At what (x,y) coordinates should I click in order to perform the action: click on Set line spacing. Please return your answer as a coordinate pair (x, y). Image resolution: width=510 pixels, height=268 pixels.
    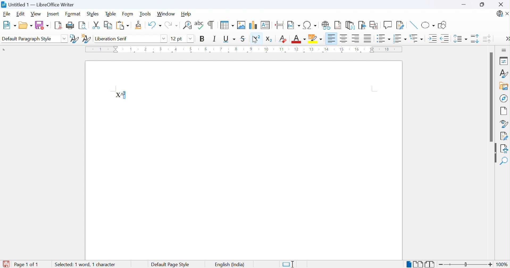
    Looking at the image, I should click on (460, 39).